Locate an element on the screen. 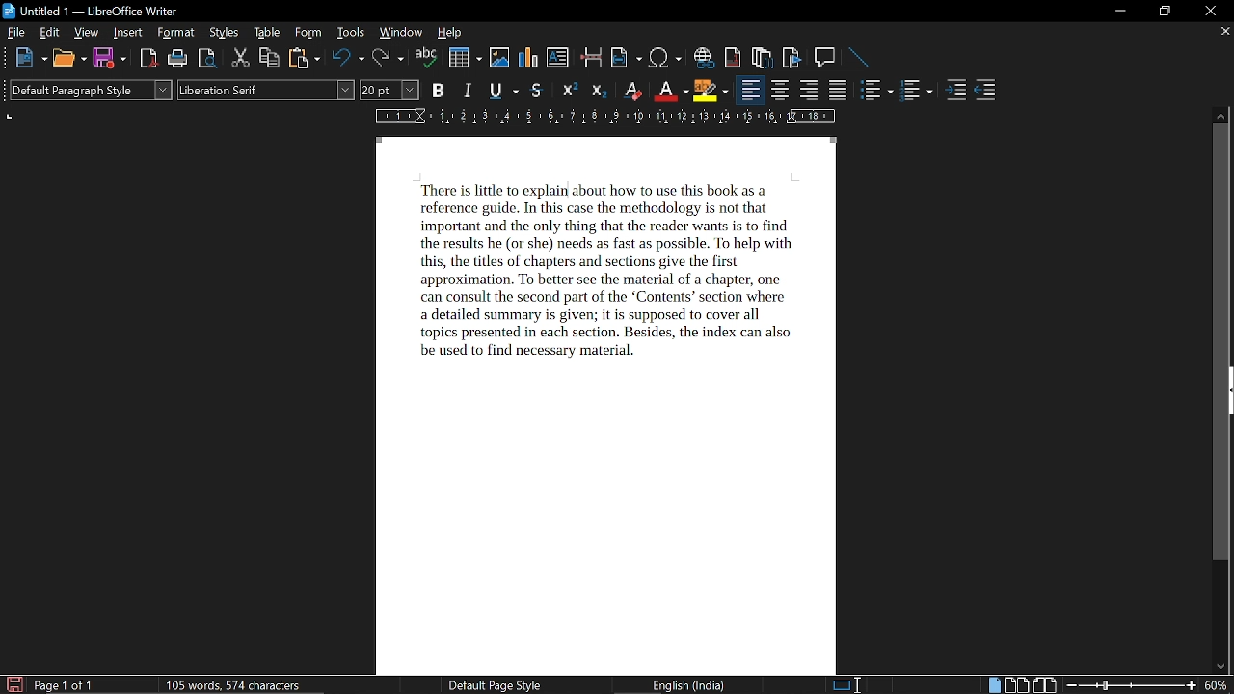  default page style is located at coordinates (494, 685).